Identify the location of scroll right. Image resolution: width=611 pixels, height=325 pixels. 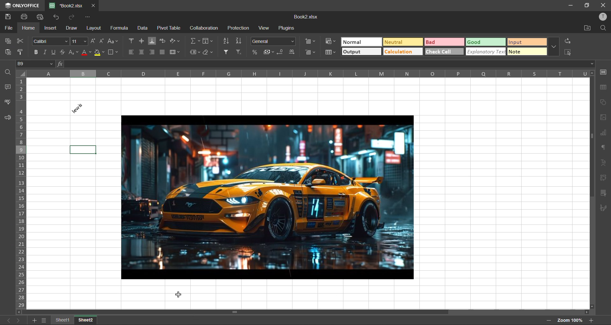
(585, 312).